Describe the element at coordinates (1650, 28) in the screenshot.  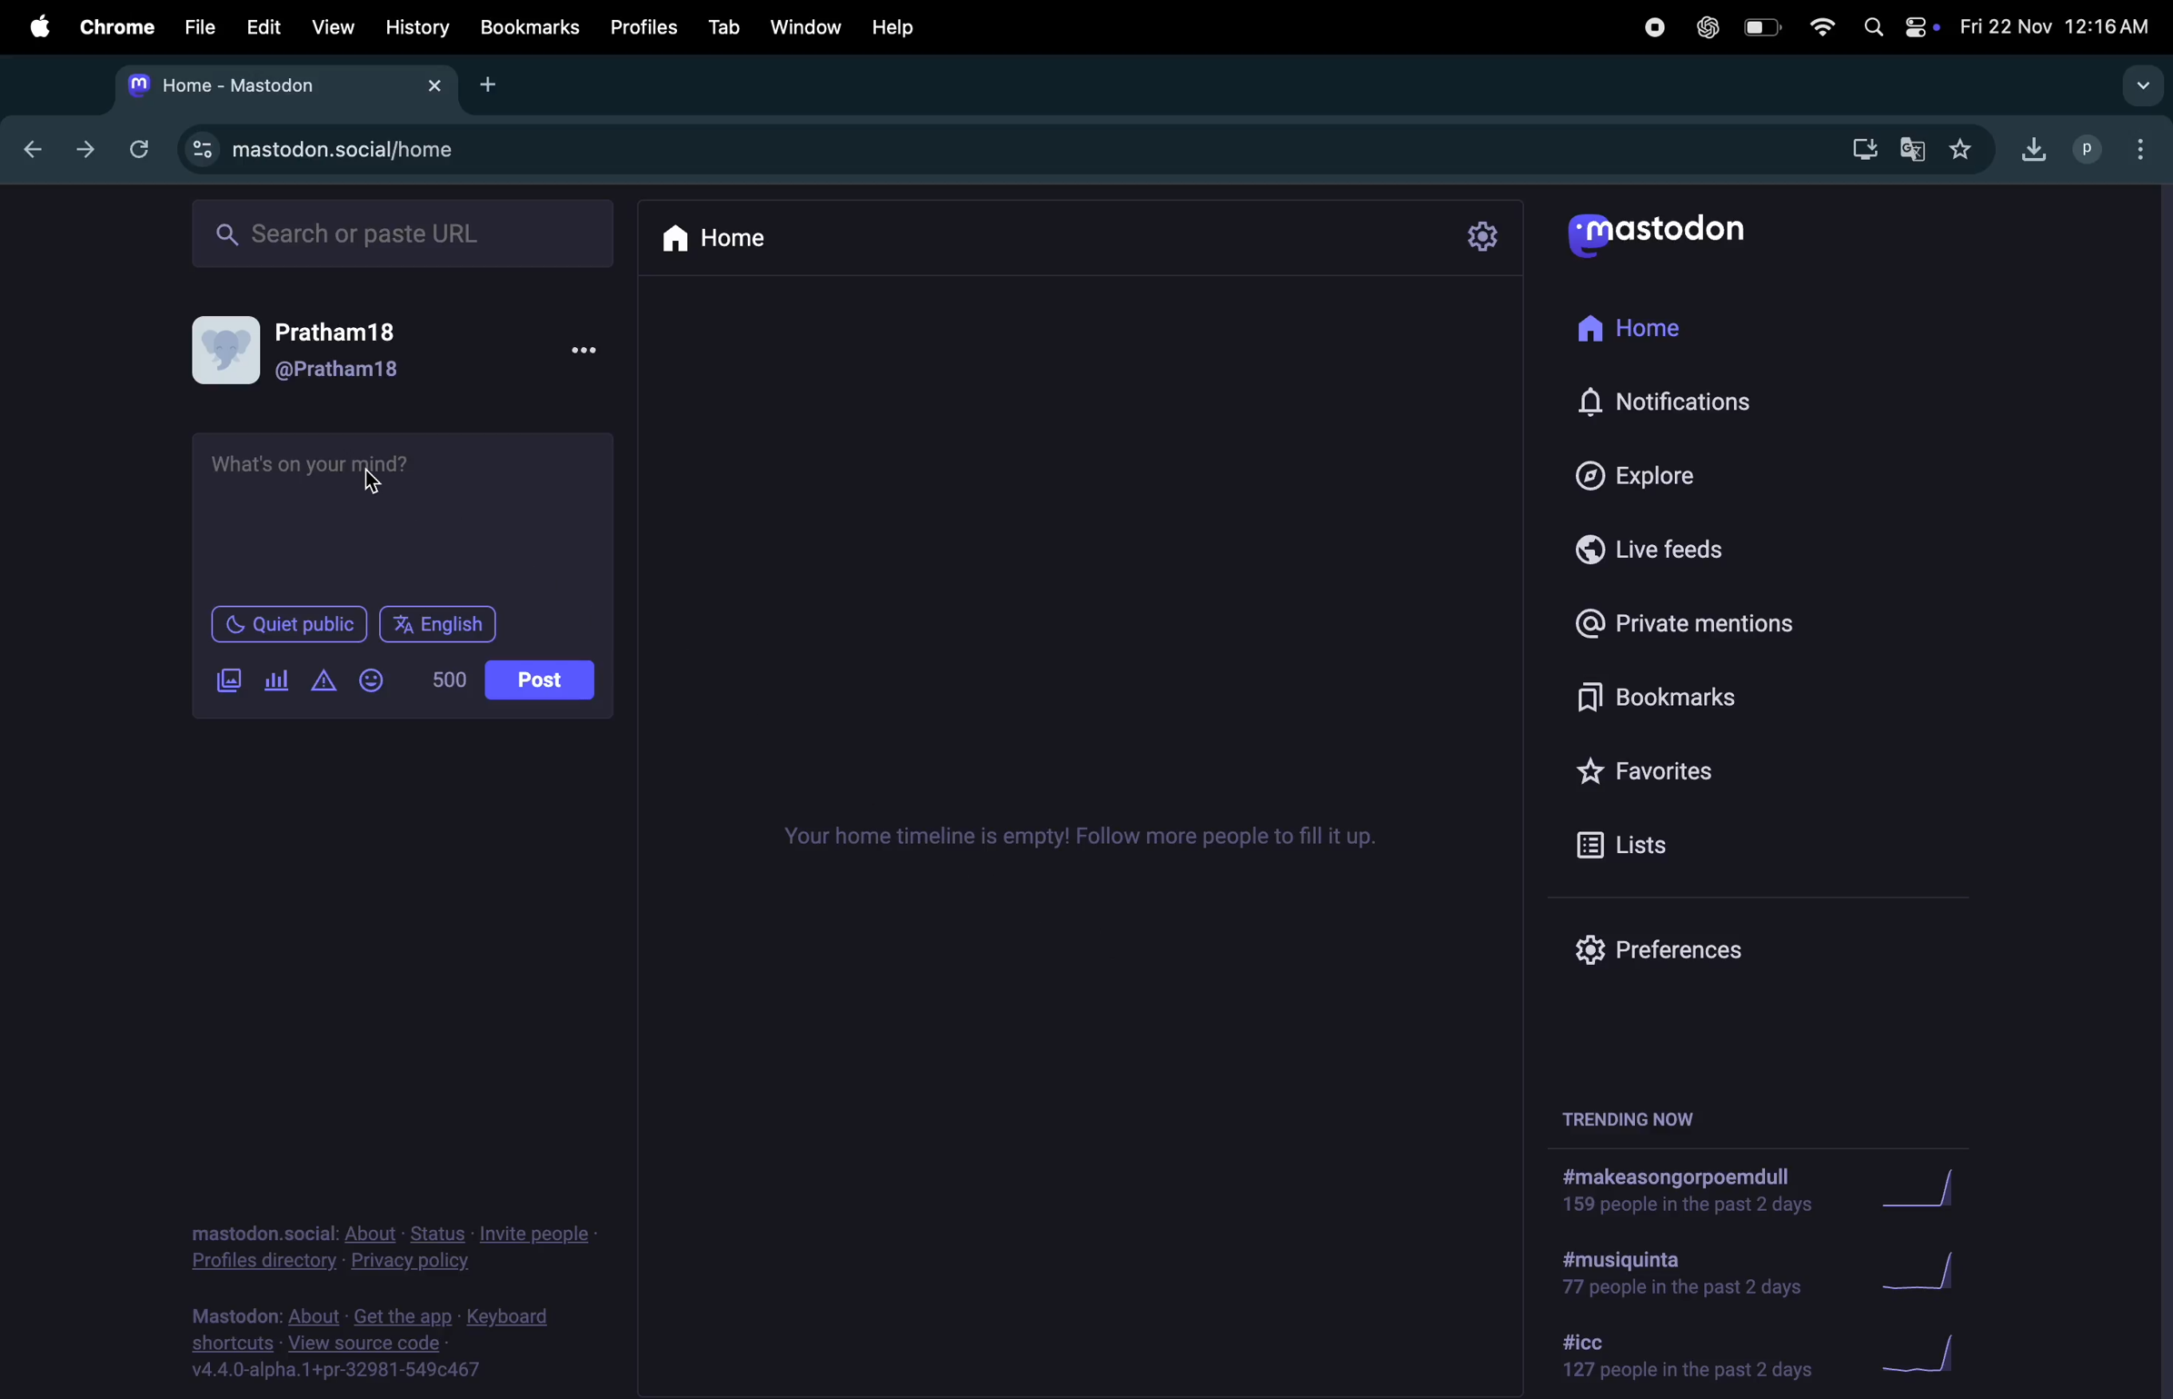
I see `record` at that location.